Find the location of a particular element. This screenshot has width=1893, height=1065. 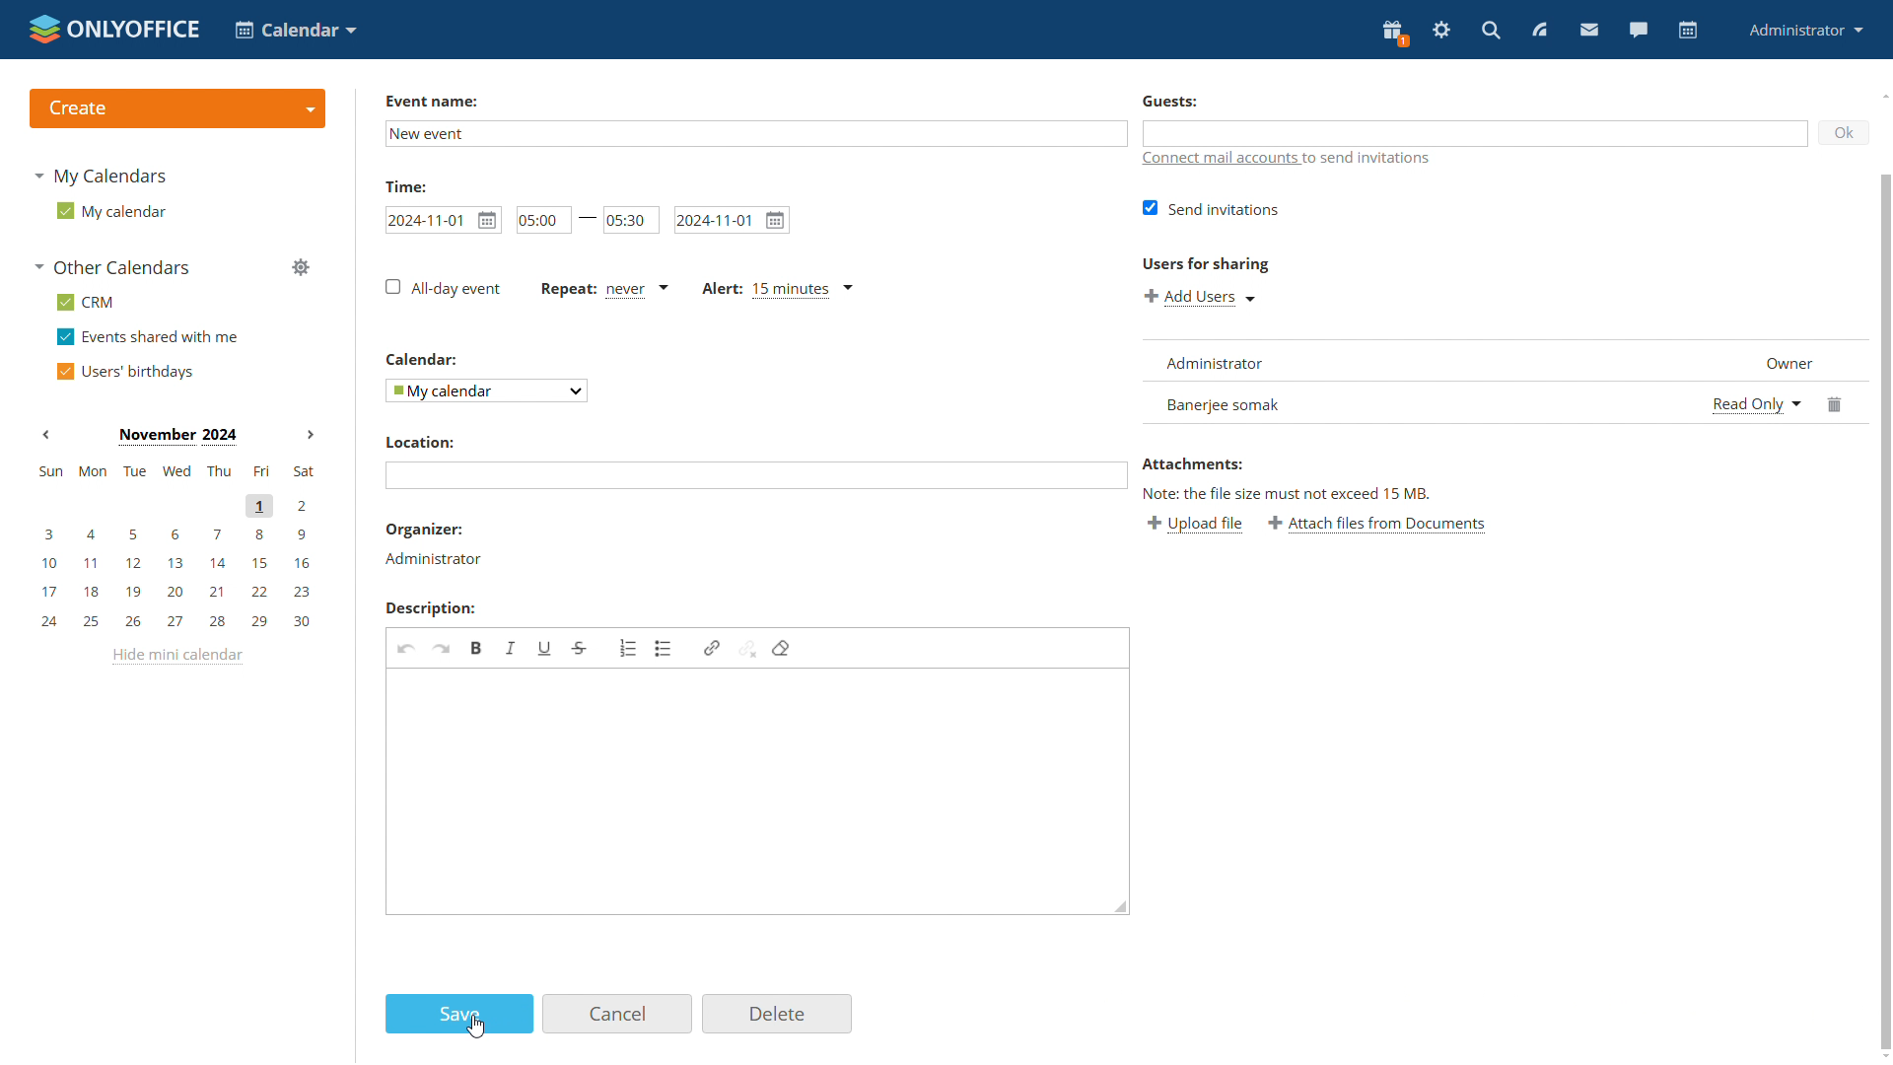

delete is located at coordinates (778, 1013).